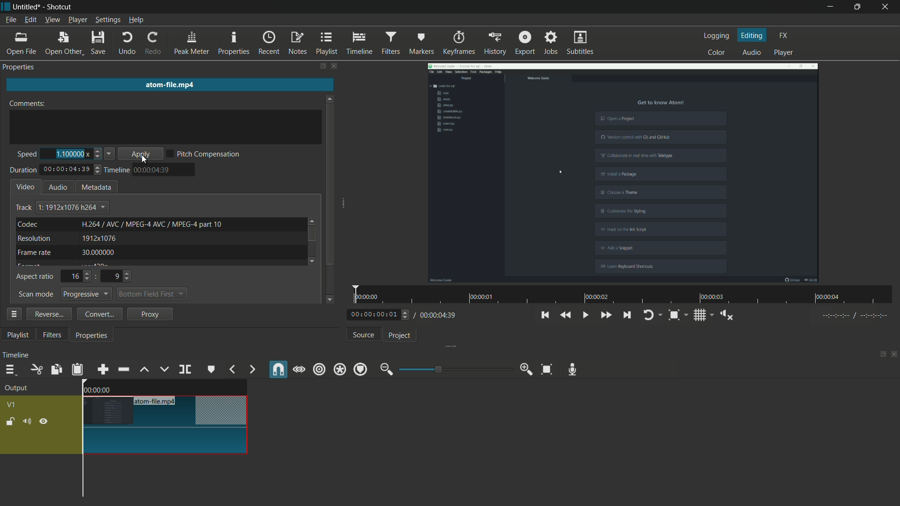 The height and width of the screenshot is (506, 900). I want to click on cut, so click(36, 370).